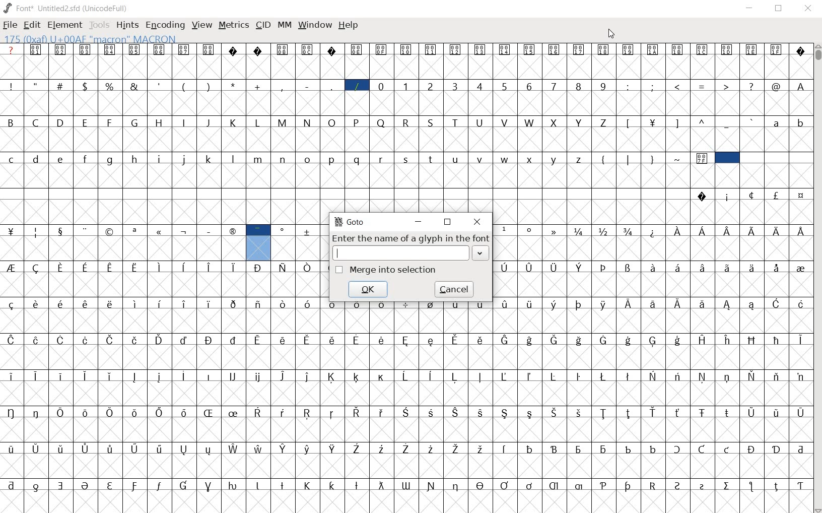 This screenshot has width=822, height=513. I want to click on Latin extended characters, so click(725, 279).